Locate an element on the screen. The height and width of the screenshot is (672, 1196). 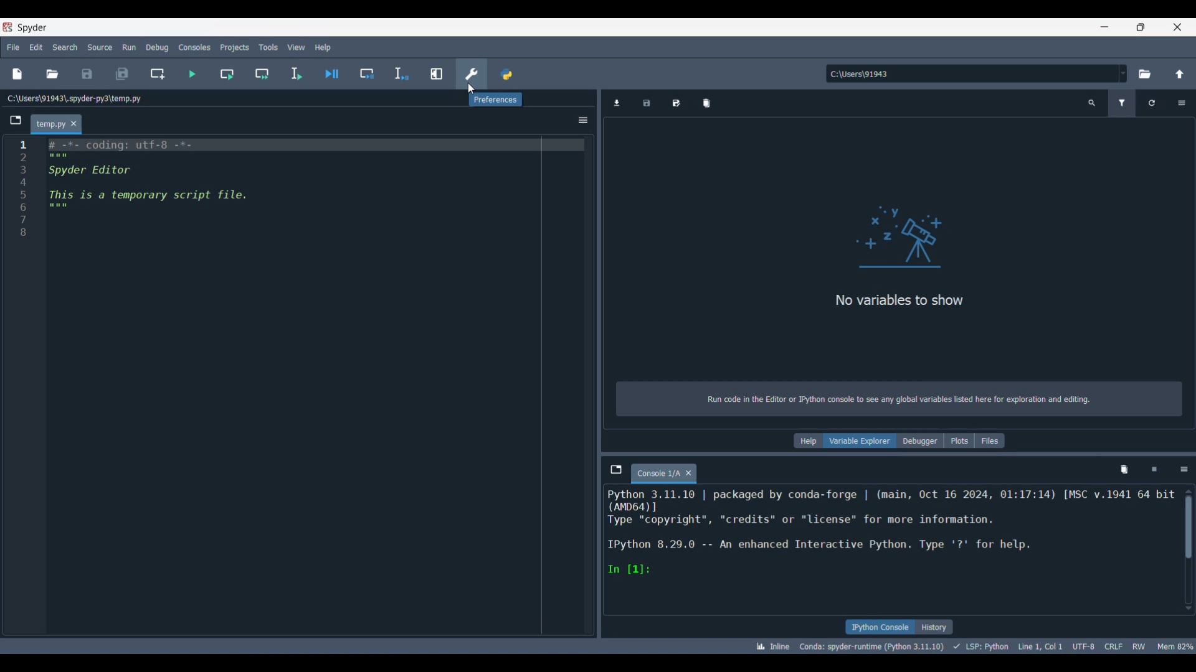
Code details is located at coordinates (893, 531).